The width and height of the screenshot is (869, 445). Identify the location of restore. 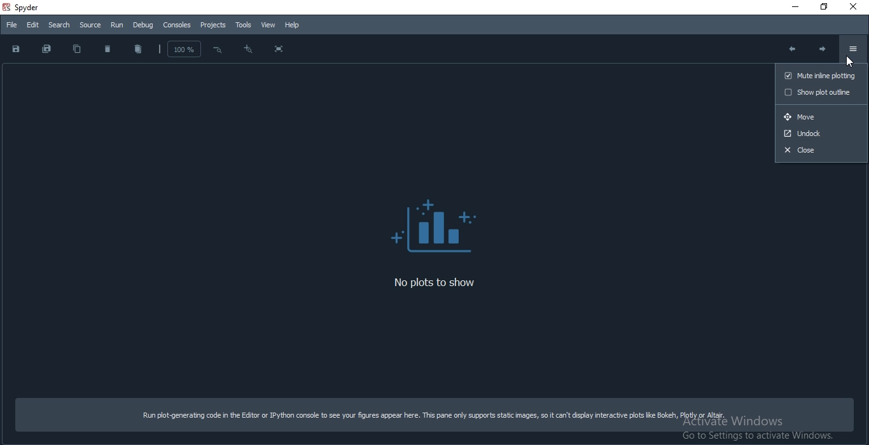
(820, 8).